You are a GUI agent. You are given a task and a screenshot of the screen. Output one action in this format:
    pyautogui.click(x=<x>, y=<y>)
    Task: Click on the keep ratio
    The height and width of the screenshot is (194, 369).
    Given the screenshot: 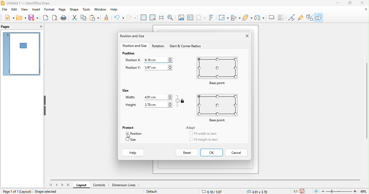 What is the action you would take?
    pyautogui.click(x=178, y=101)
    